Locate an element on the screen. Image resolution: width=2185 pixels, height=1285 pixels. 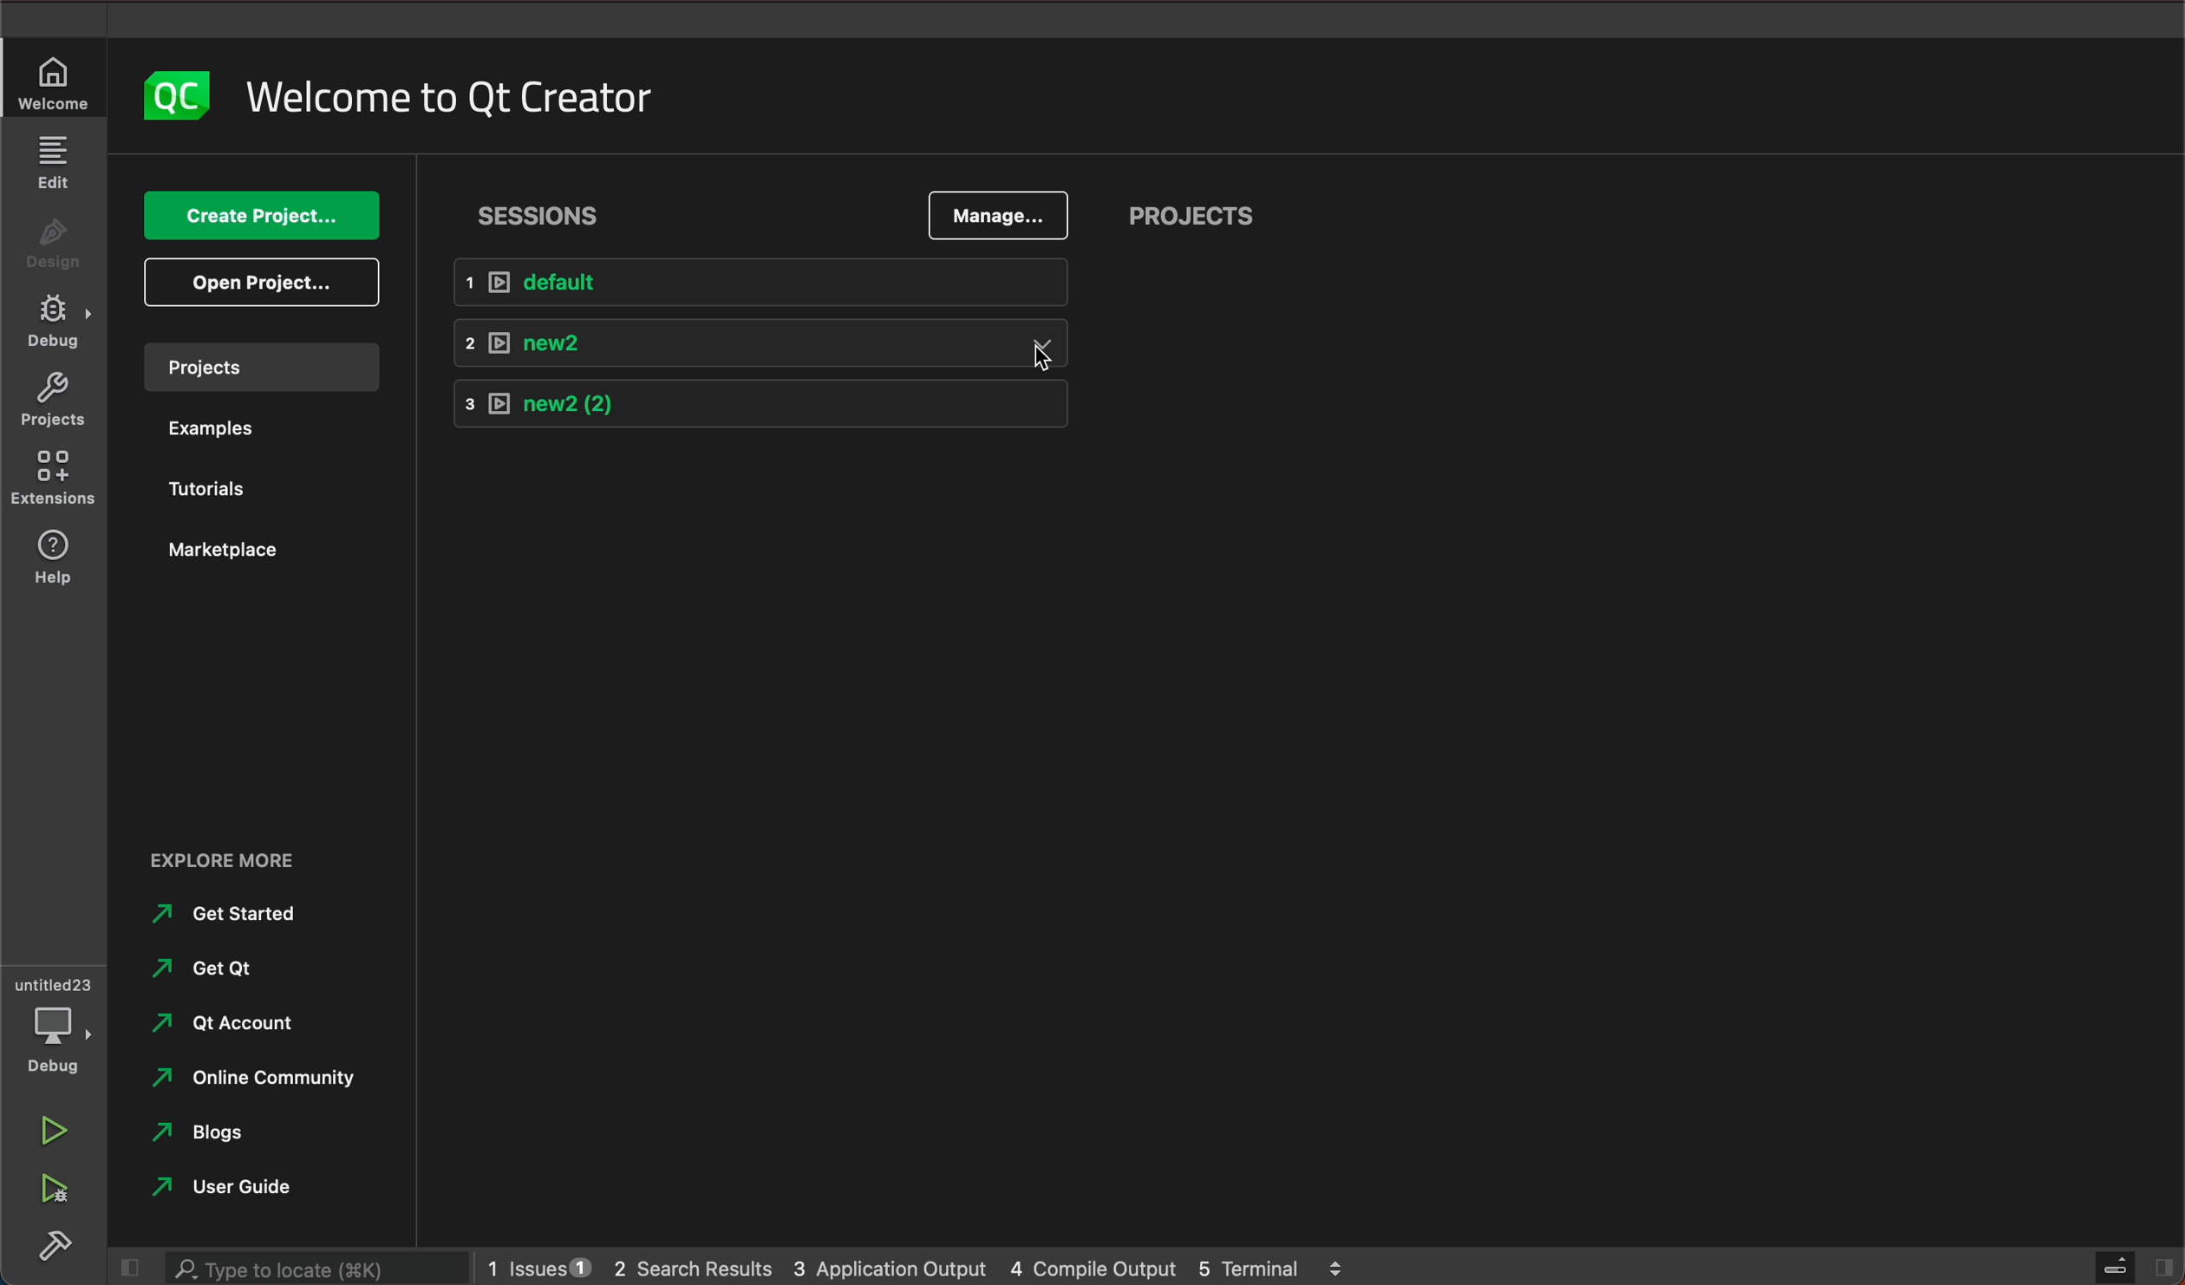
manage is located at coordinates (1000, 212).